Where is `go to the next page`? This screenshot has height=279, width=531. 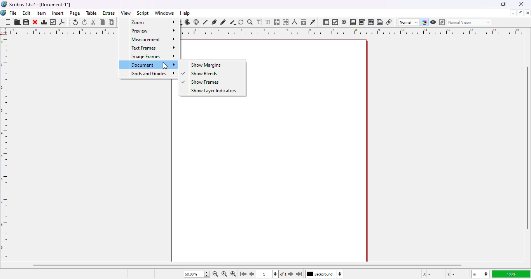
go to the next page is located at coordinates (291, 273).